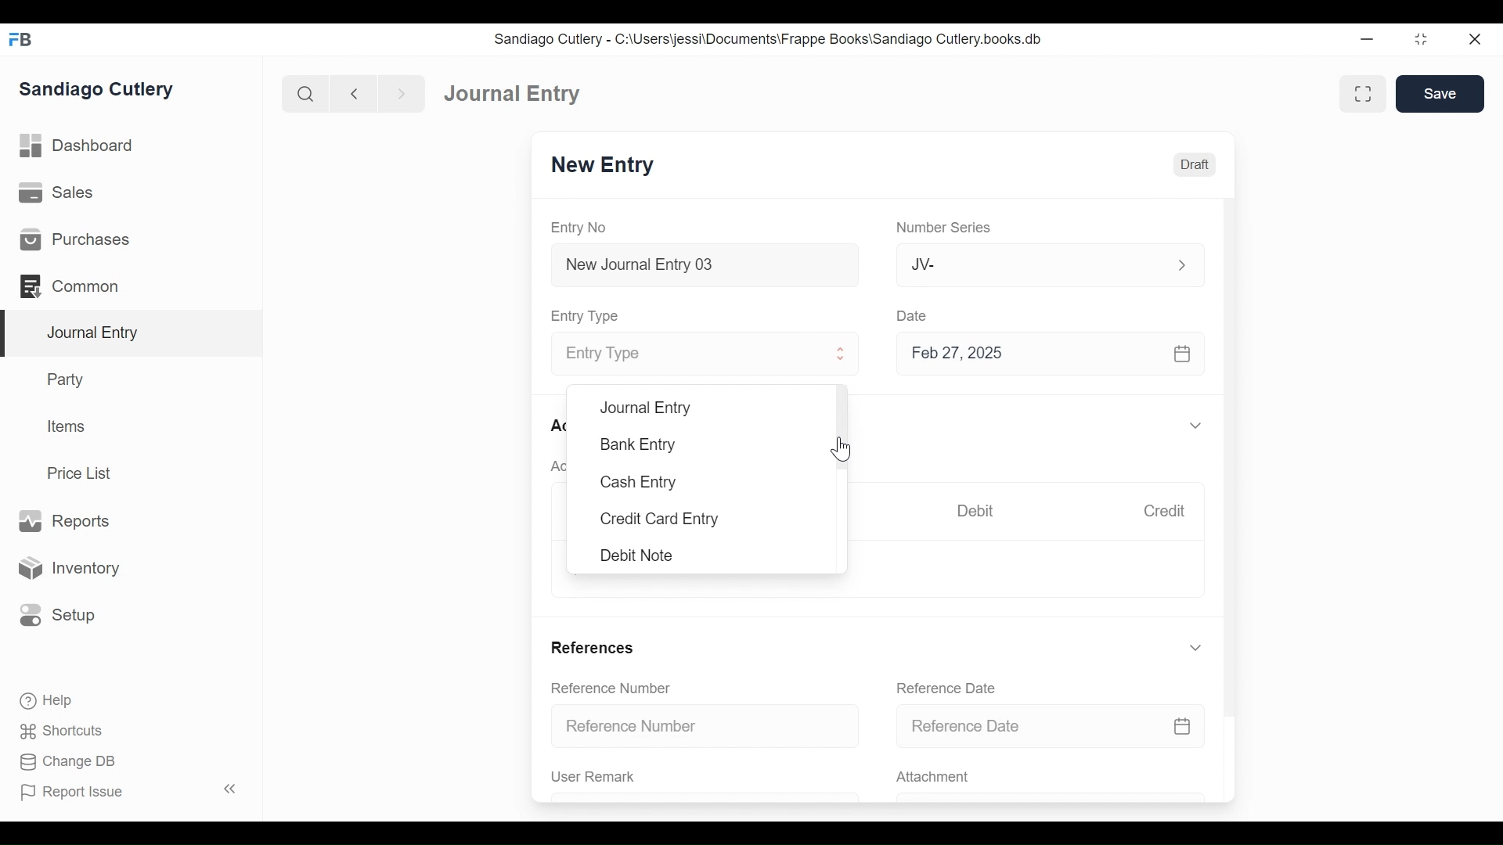 The height and width of the screenshot is (845, 1503). Describe the element at coordinates (769, 38) in the screenshot. I see `Sandiago Cutlery - C:\Users\jessi\Documents\Frappe Books\Sandiago Cutlery.books.db` at that location.